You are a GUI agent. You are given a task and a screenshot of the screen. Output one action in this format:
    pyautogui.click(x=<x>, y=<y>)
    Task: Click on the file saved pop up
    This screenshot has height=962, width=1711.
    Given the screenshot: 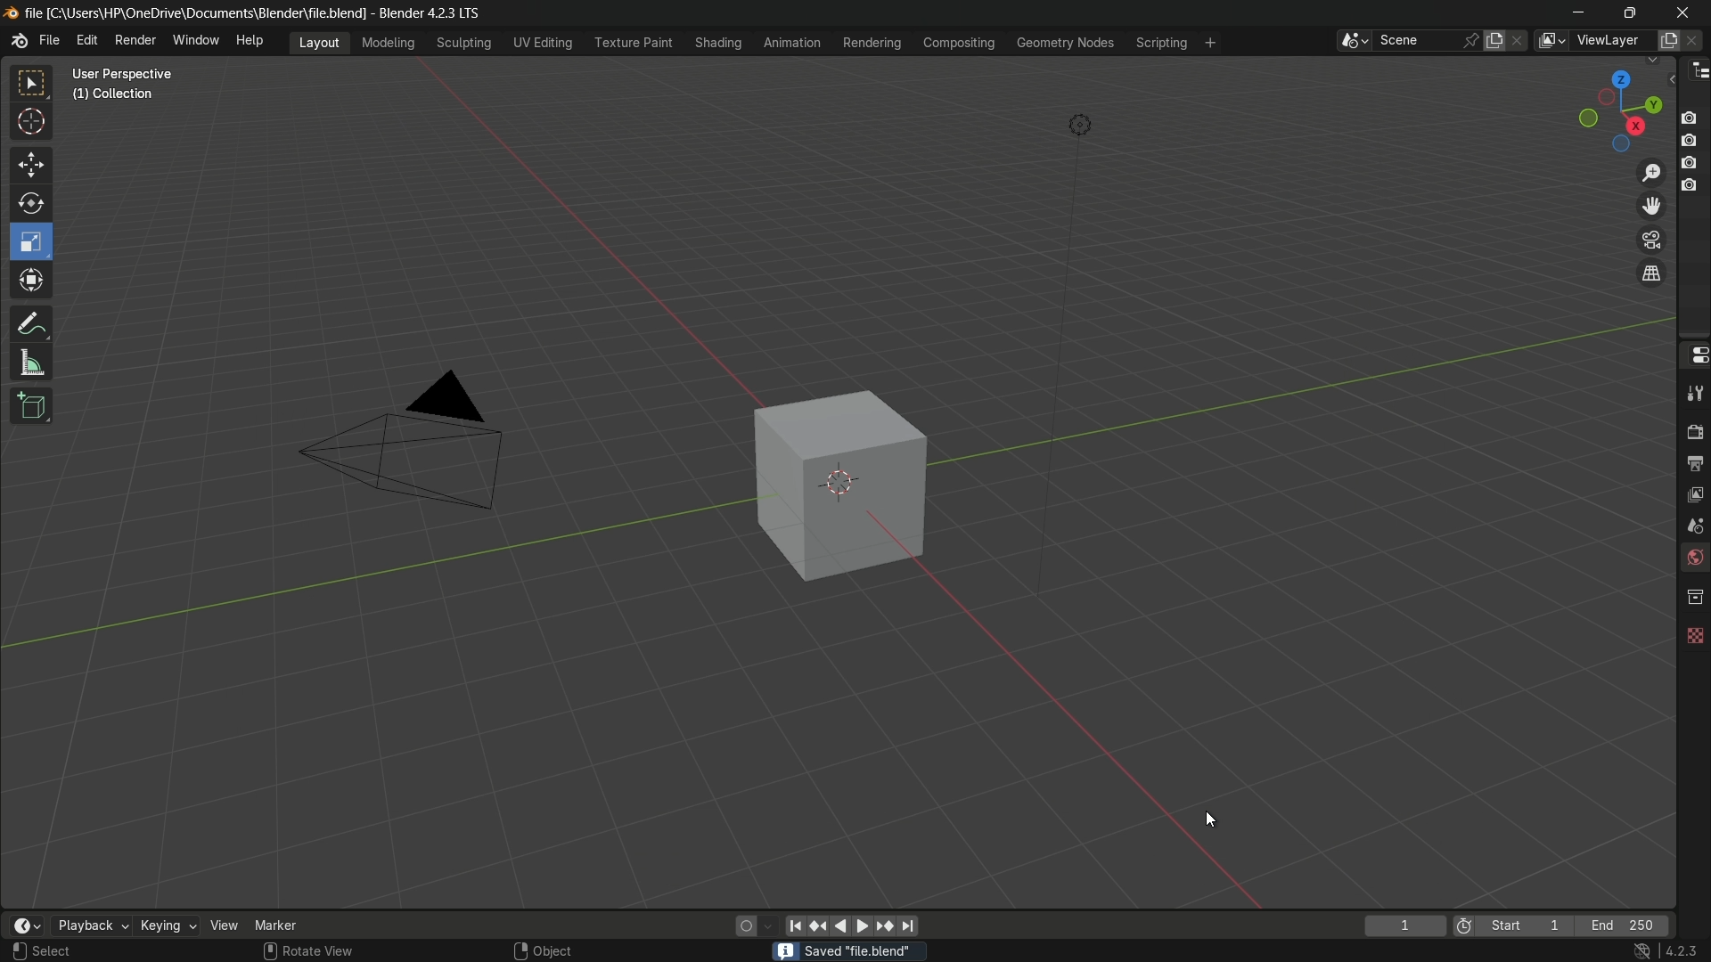 What is the action you would take?
    pyautogui.click(x=847, y=950)
    